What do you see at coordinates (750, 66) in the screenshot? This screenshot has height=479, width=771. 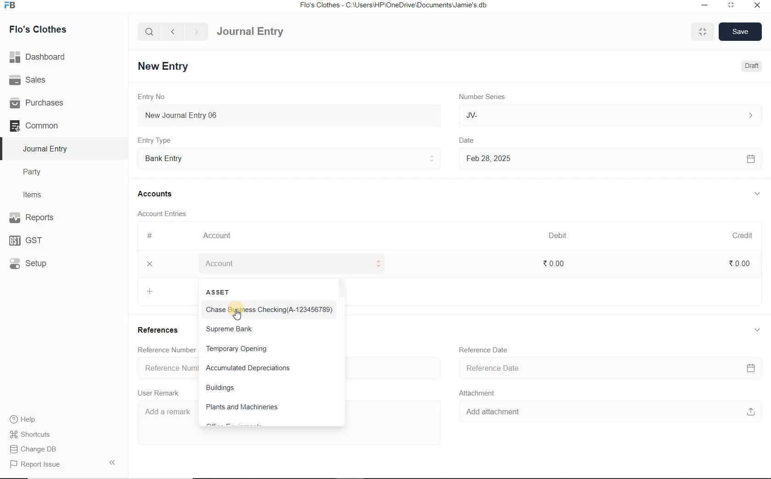 I see `Draft` at bounding box center [750, 66].